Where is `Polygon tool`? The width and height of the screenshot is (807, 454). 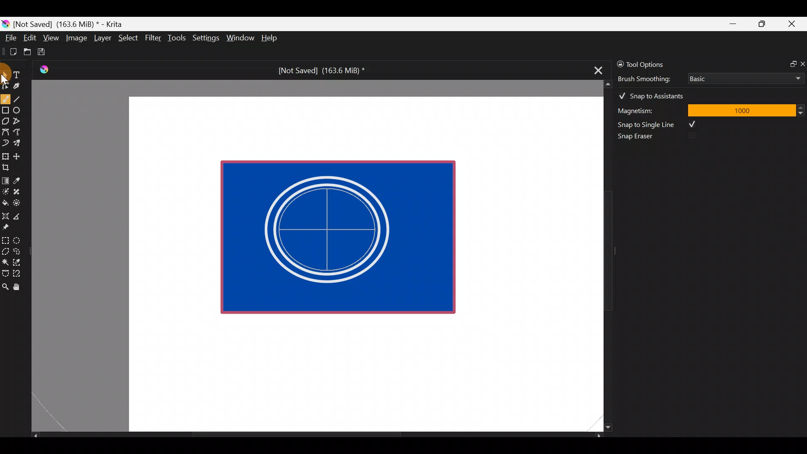
Polygon tool is located at coordinates (5, 121).